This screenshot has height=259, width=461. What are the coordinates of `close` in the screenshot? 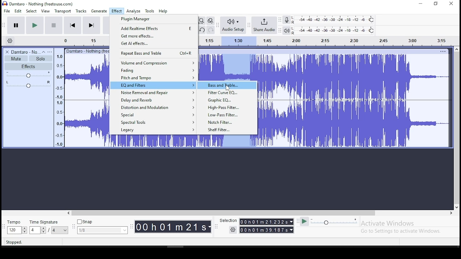 It's located at (451, 4).